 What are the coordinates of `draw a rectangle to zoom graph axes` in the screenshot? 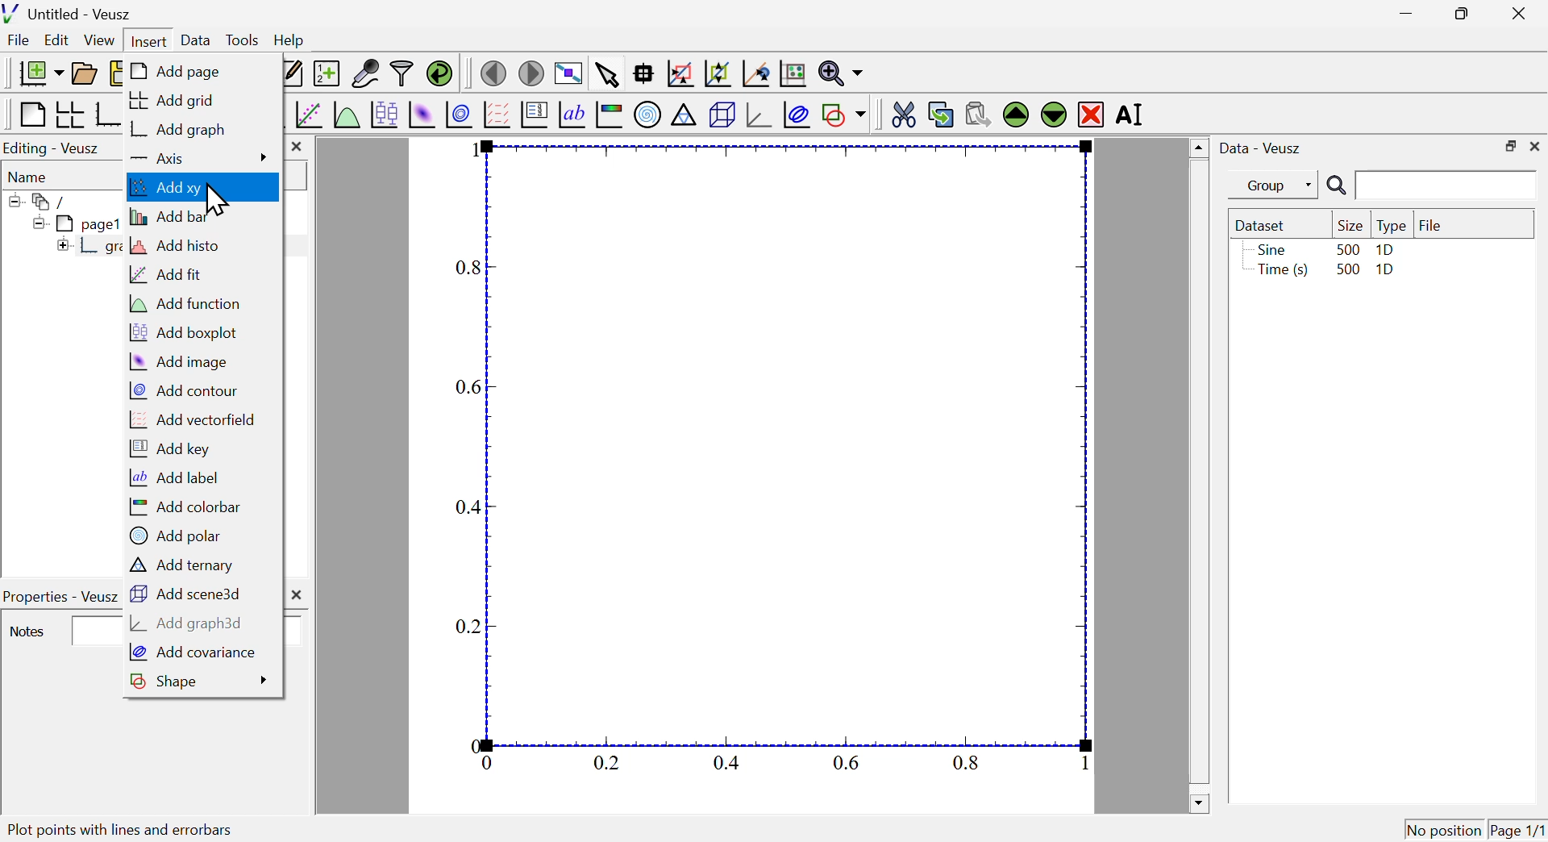 It's located at (680, 73).